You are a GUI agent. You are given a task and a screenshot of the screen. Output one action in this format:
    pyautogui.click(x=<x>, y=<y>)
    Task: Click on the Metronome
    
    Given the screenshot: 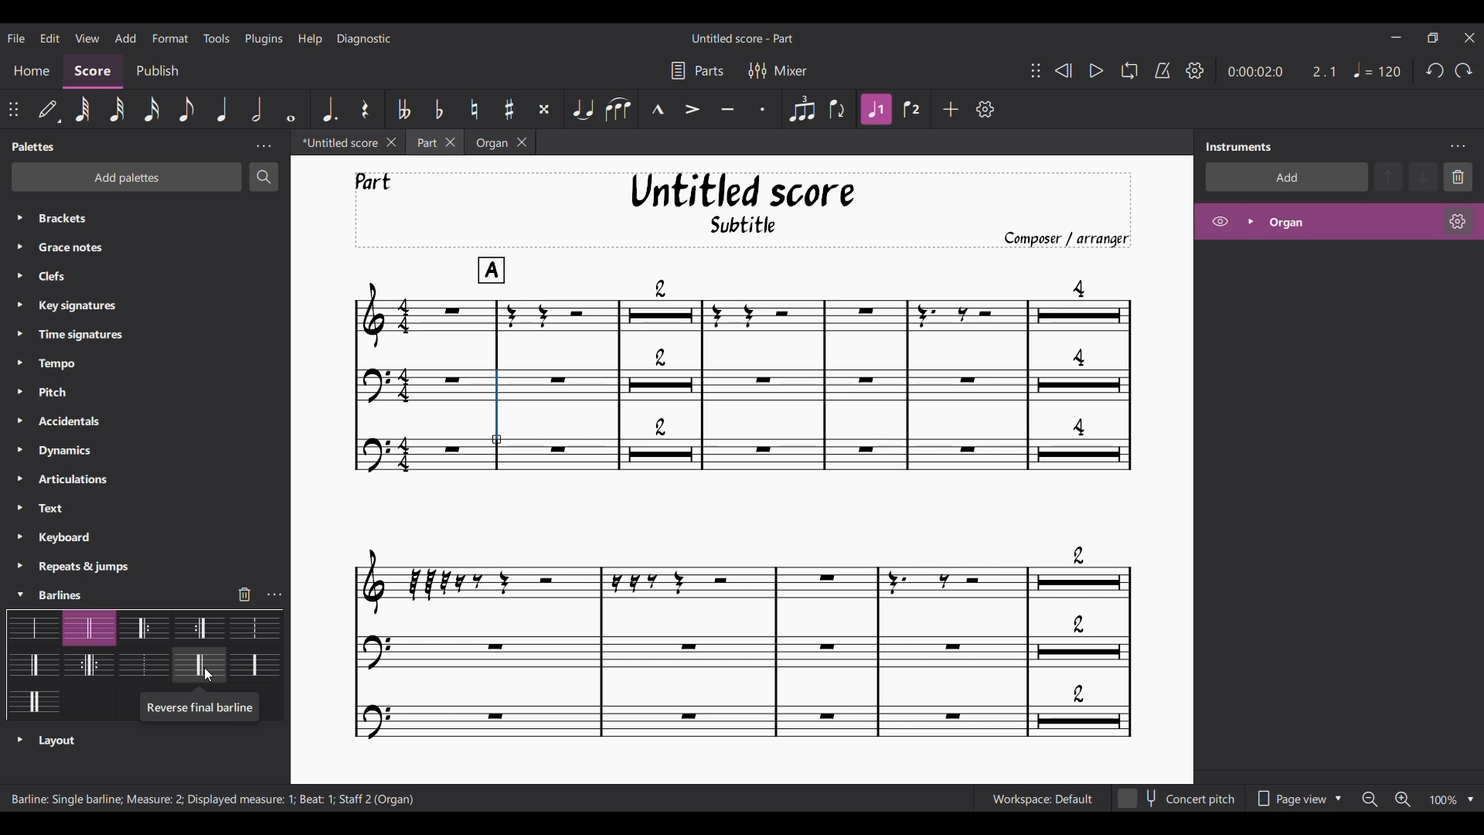 What is the action you would take?
    pyautogui.click(x=1162, y=70)
    